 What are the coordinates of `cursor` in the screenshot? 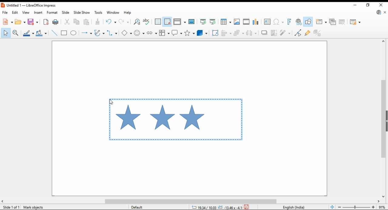 It's located at (112, 102).